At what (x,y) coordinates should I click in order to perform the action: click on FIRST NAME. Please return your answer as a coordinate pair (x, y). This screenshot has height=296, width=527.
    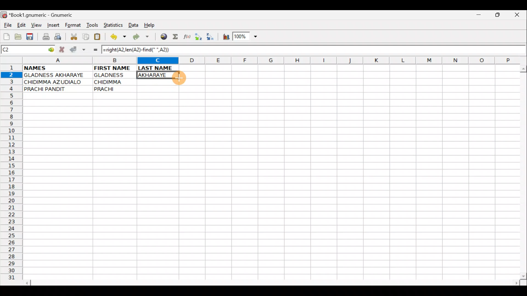
    Looking at the image, I should click on (113, 67).